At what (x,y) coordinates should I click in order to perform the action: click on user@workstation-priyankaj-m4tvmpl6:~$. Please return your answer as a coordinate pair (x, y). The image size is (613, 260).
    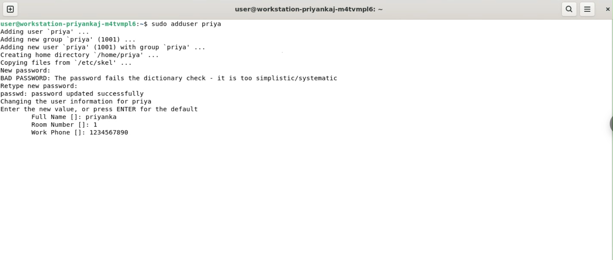
    Looking at the image, I should click on (74, 23).